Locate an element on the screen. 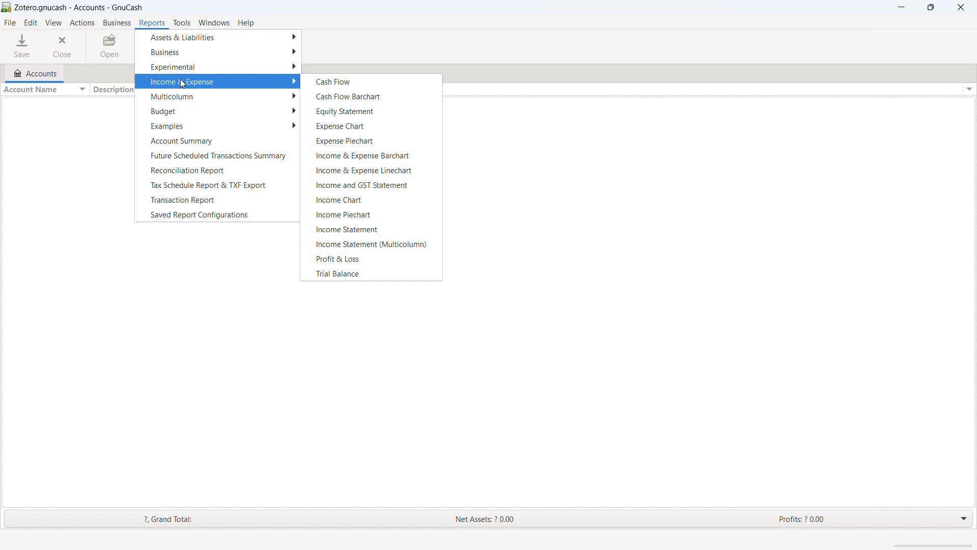  open is located at coordinates (111, 46).